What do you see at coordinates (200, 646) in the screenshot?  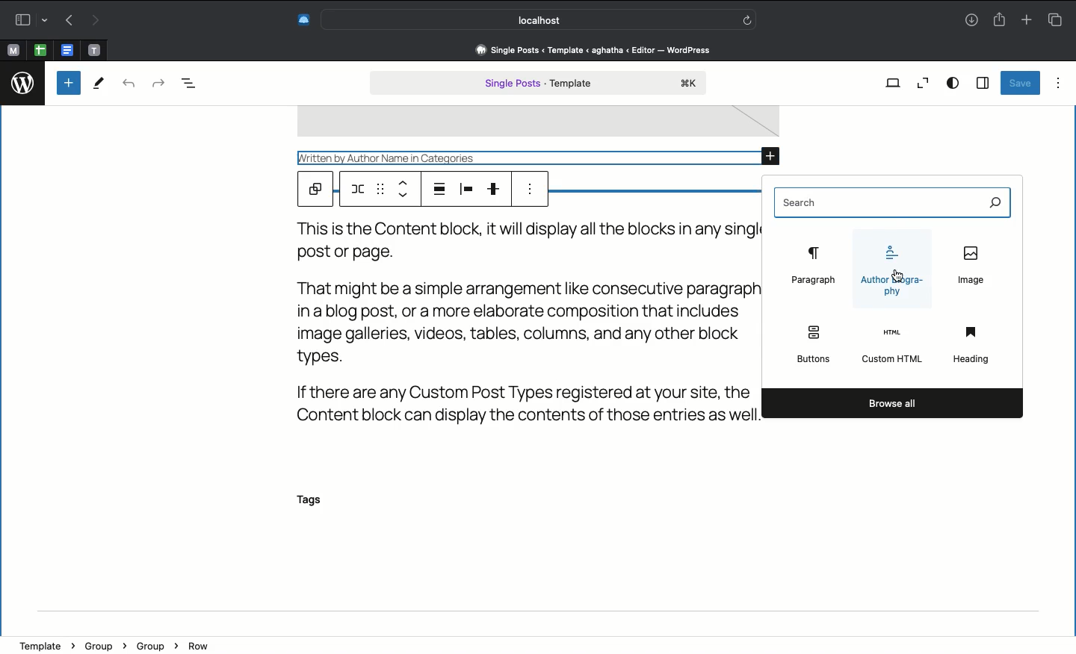 I see `Row` at bounding box center [200, 646].